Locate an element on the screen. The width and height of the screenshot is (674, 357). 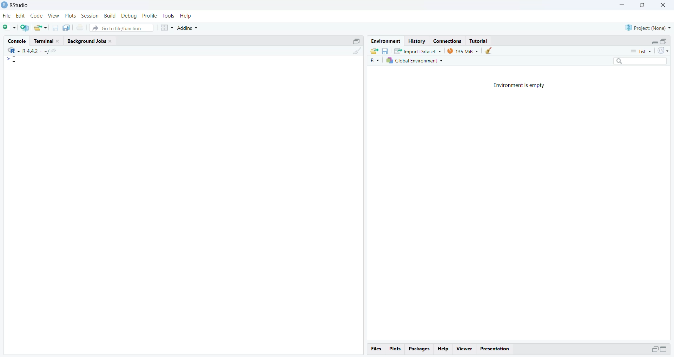
RStudio is located at coordinates (19, 5).